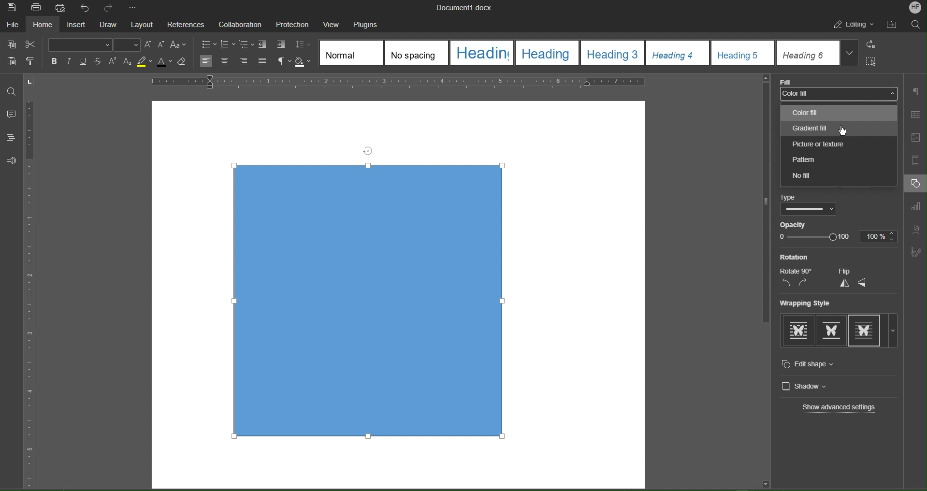 The height and width of the screenshot is (491, 927). What do you see at coordinates (805, 113) in the screenshot?
I see `Color Fill` at bounding box center [805, 113].